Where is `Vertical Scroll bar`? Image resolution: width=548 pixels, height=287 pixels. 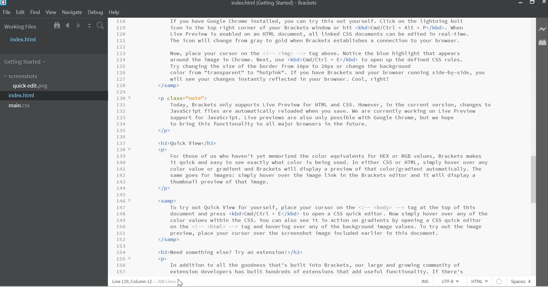
Vertical Scroll bar is located at coordinates (533, 179).